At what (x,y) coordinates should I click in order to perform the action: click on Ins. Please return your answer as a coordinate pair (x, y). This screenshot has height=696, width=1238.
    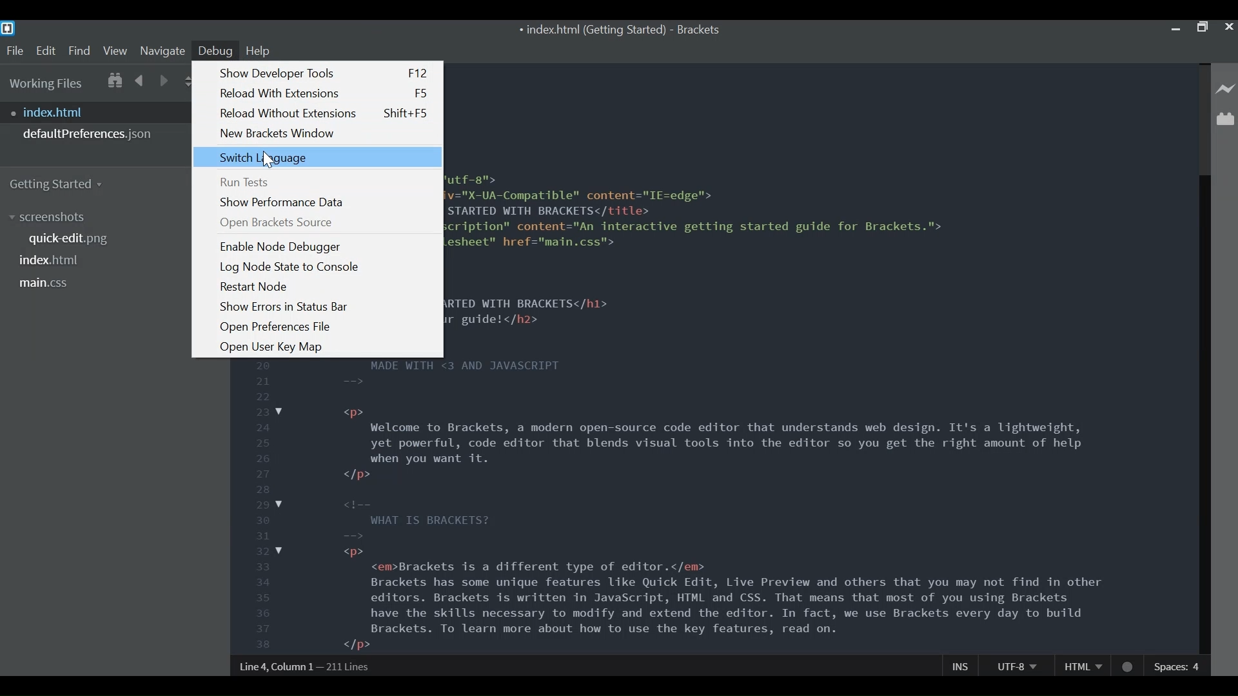
    Looking at the image, I should click on (961, 666).